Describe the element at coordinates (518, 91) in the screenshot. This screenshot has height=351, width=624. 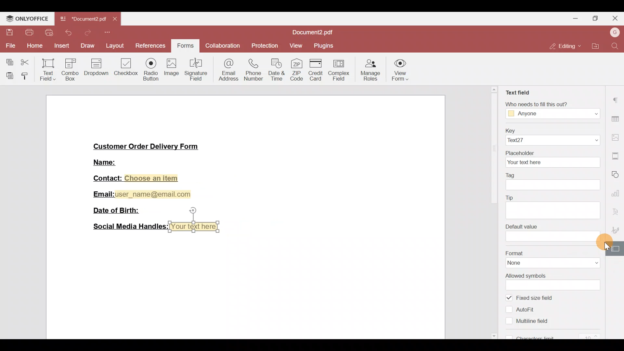
I see `Text field` at that location.